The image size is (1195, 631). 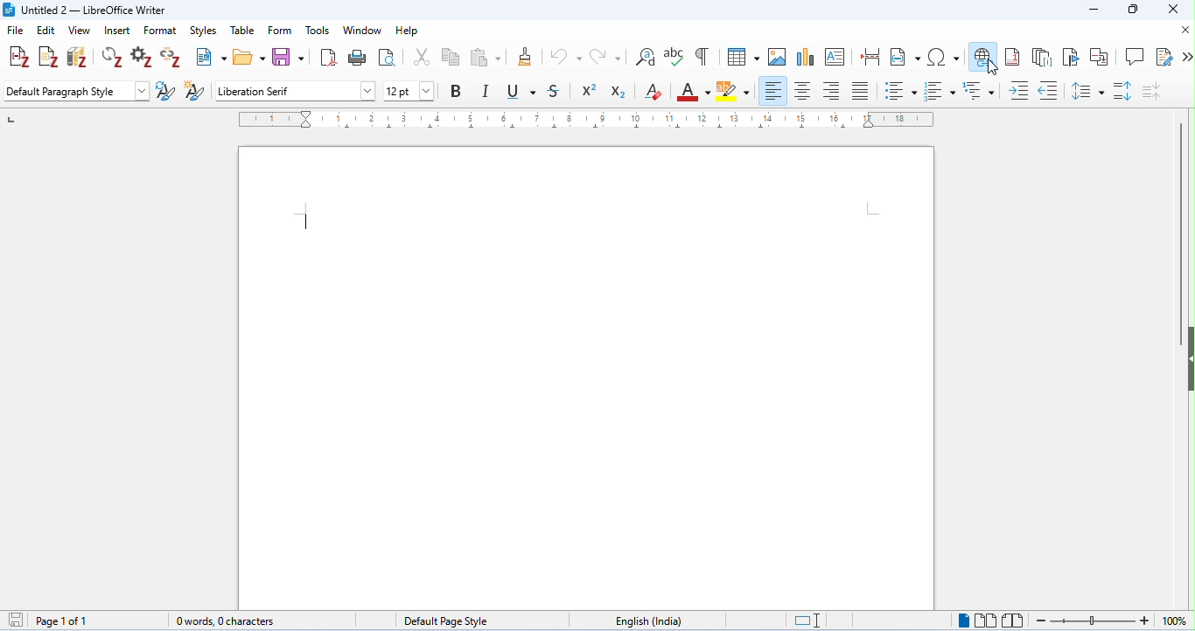 I want to click on new, so click(x=209, y=57).